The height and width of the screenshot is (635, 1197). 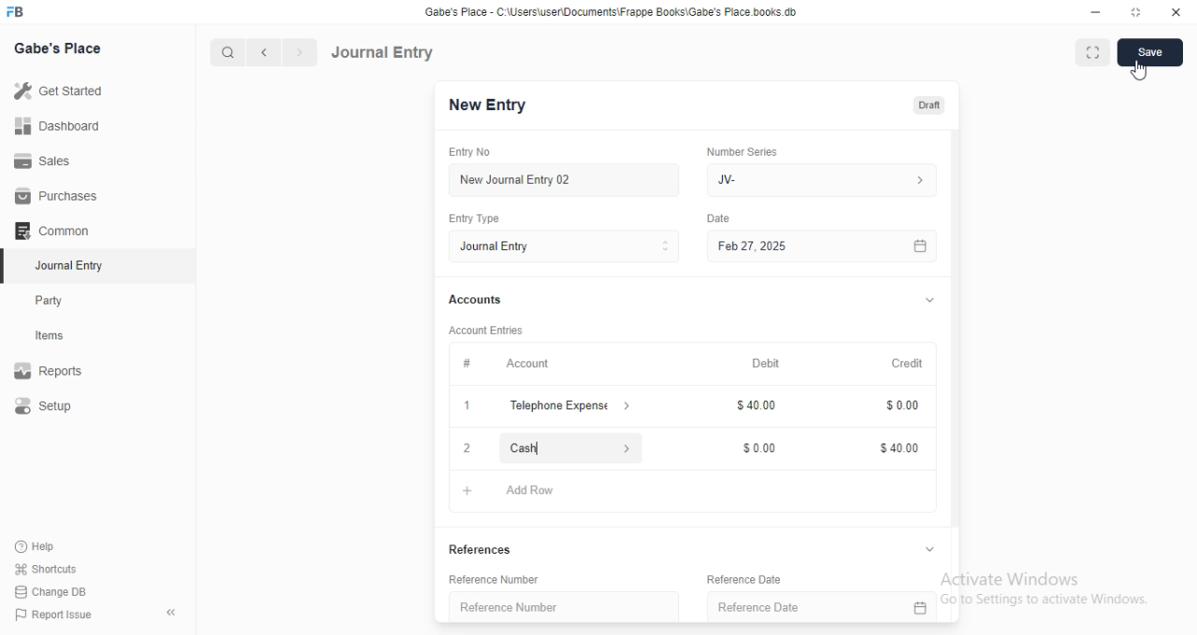 I want to click on 1, so click(x=467, y=406).